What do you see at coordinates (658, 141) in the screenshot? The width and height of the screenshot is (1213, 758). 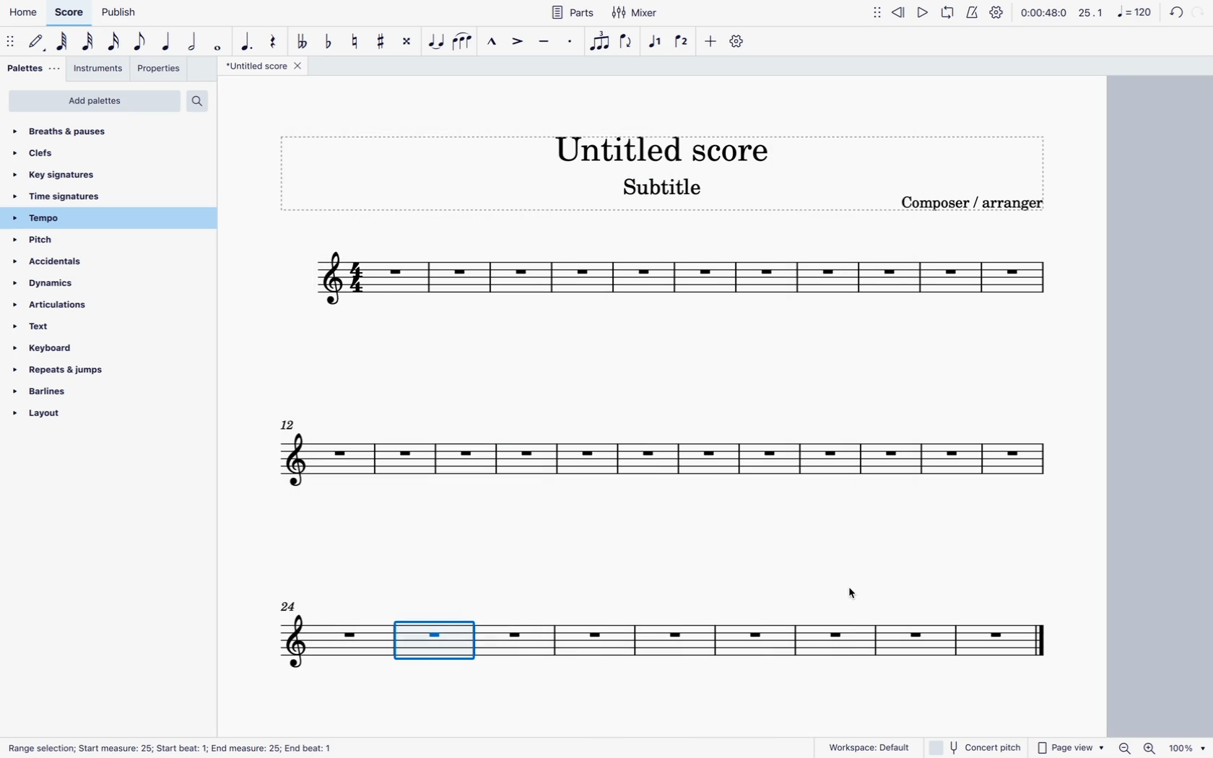 I see `Untitled score` at bounding box center [658, 141].